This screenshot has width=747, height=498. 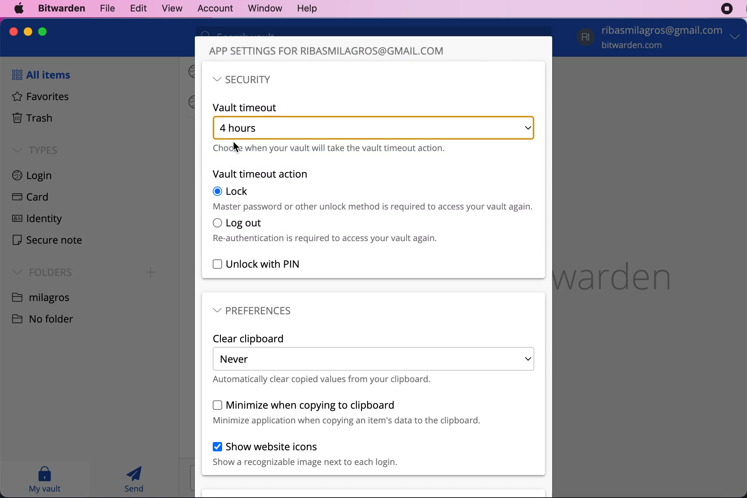 I want to click on all items, so click(x=39, y=75).